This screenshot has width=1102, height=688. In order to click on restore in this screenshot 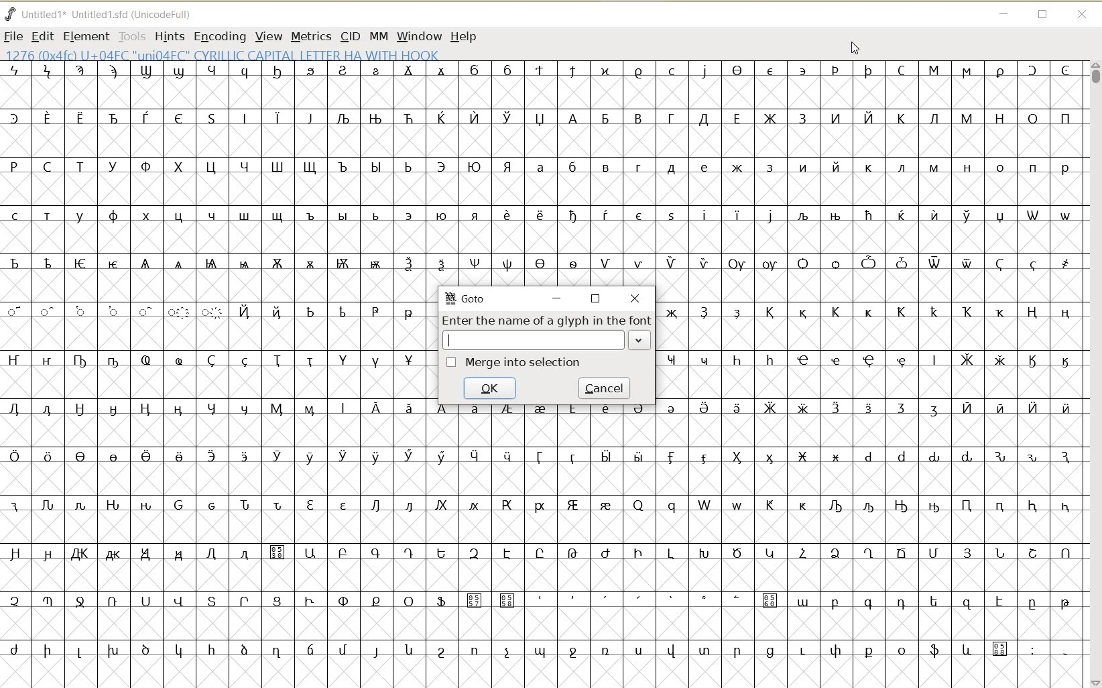, I will do `click(596, 298)`.